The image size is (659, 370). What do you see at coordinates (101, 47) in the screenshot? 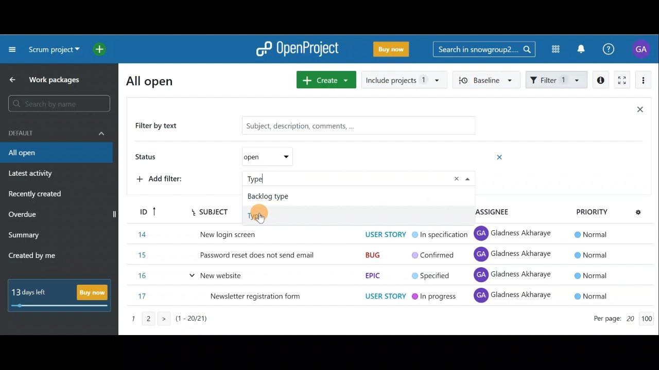
I see `Open quick add menu` at bounding box center [101, 47].